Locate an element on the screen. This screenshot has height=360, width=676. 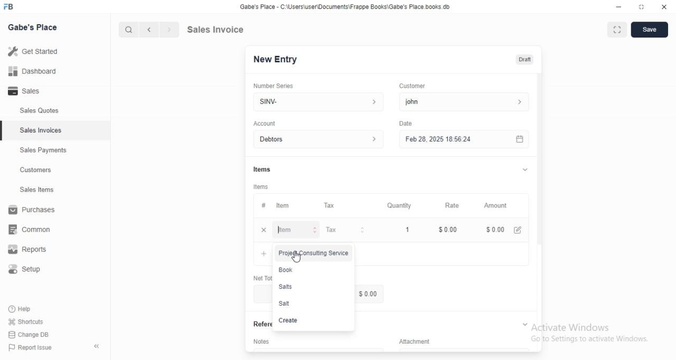
Account is located at coordinates (321, 139).